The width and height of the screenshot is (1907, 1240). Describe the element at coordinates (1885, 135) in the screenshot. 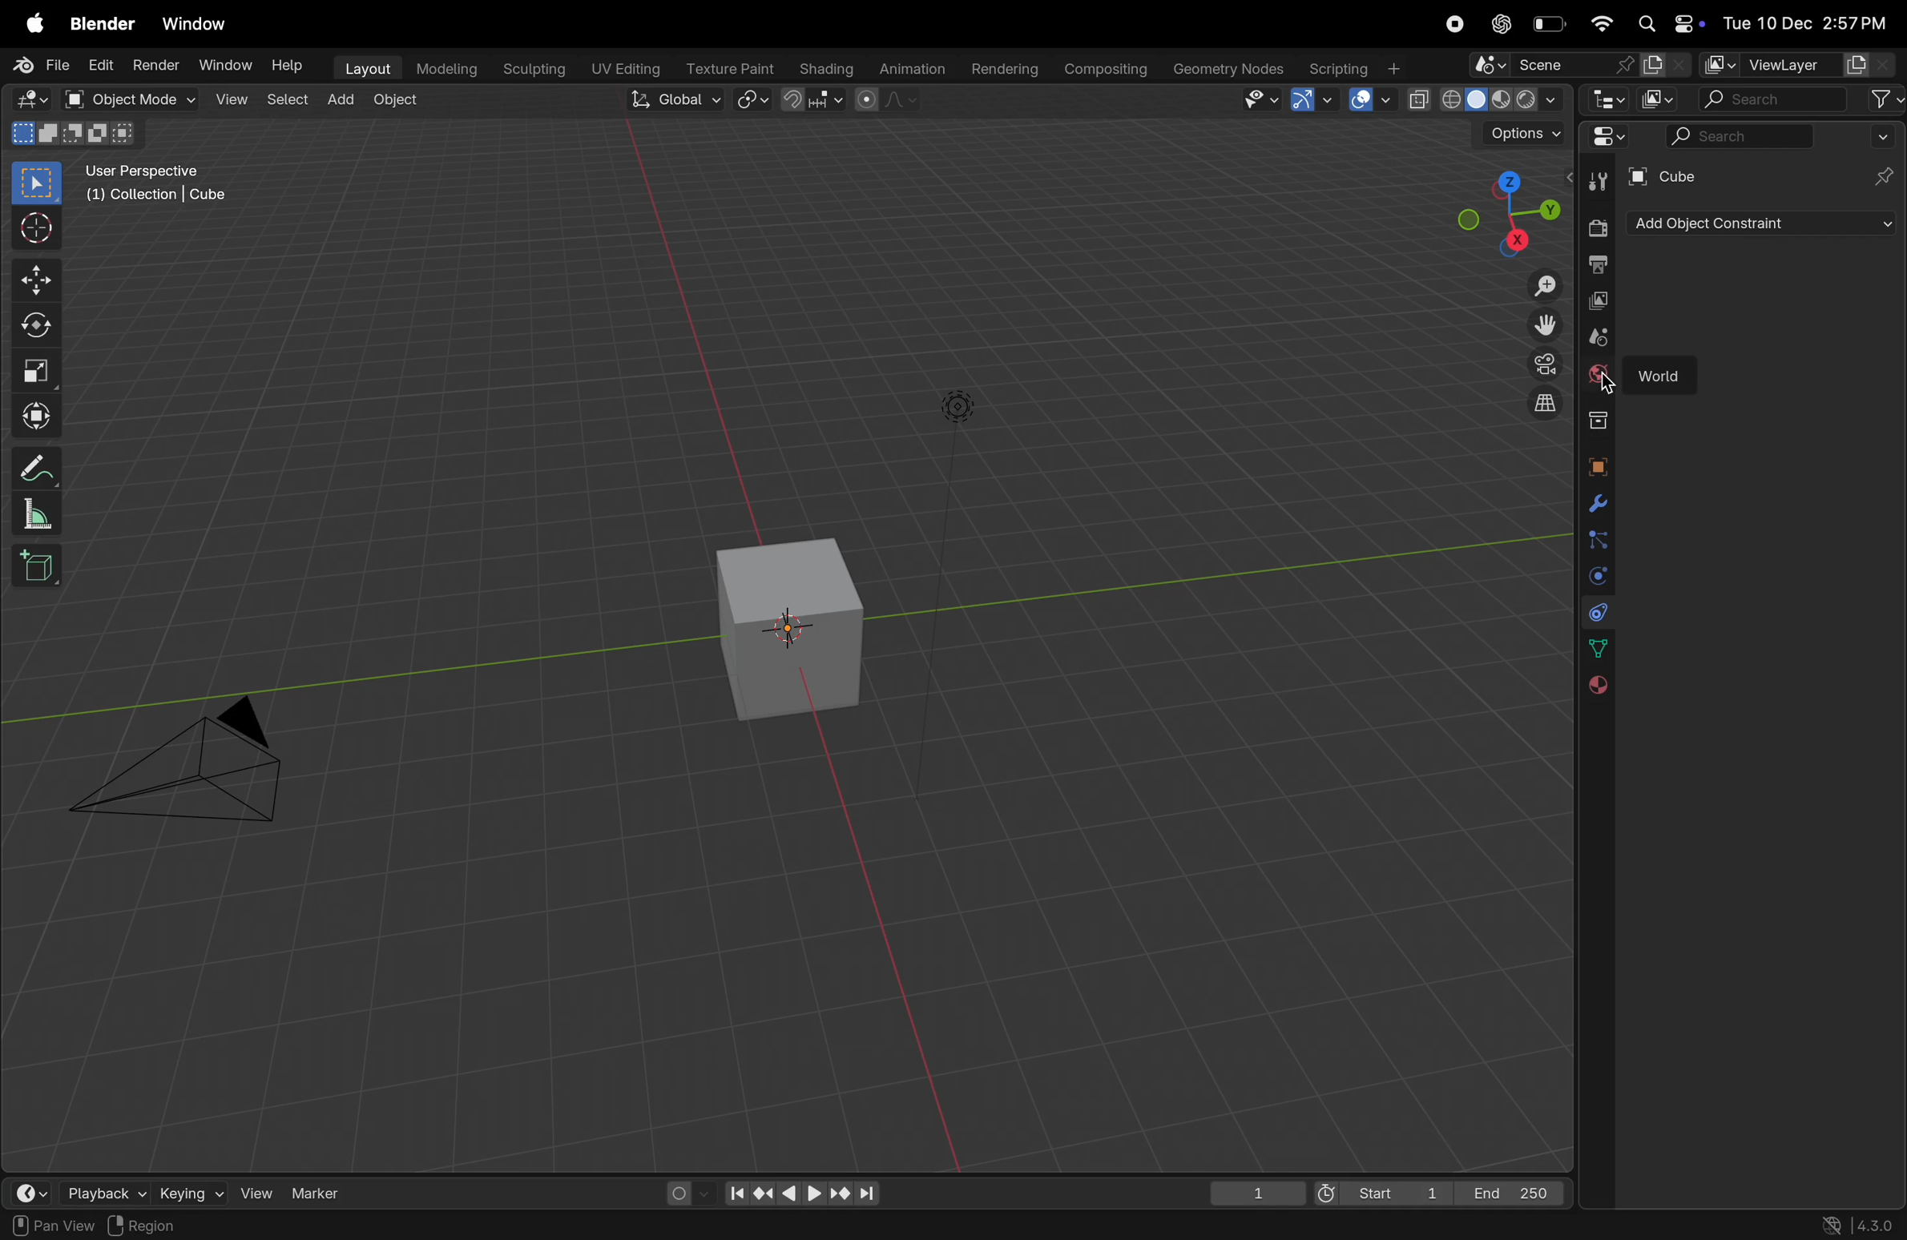

I see `Filter` at that location.